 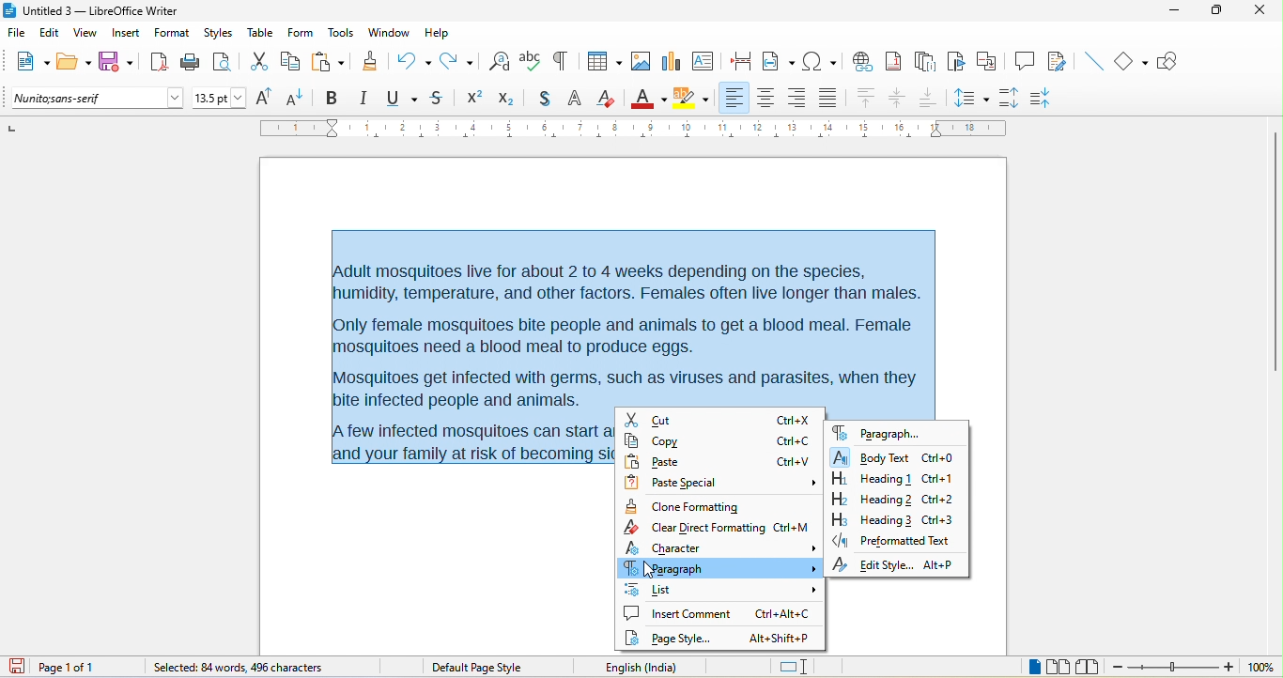 I want to click on cut, so click(x=259, y=63).